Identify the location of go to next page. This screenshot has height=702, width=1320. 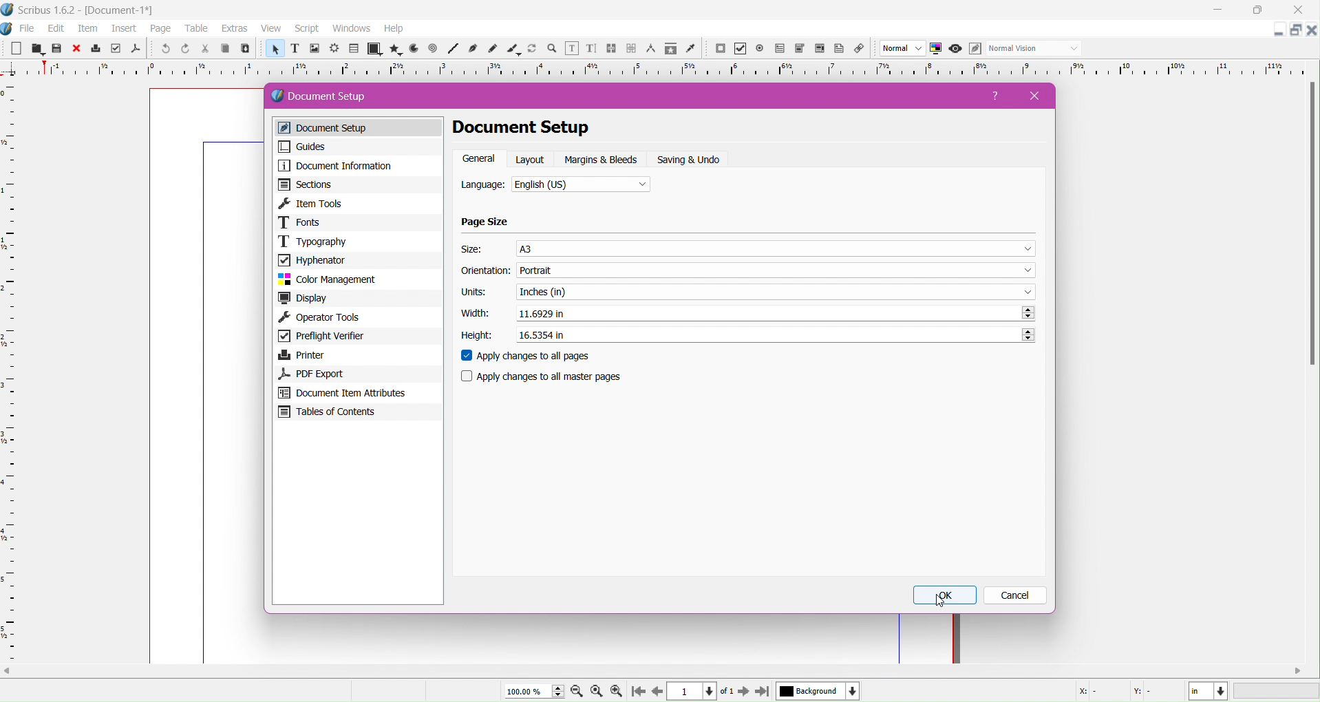
(743, 692).